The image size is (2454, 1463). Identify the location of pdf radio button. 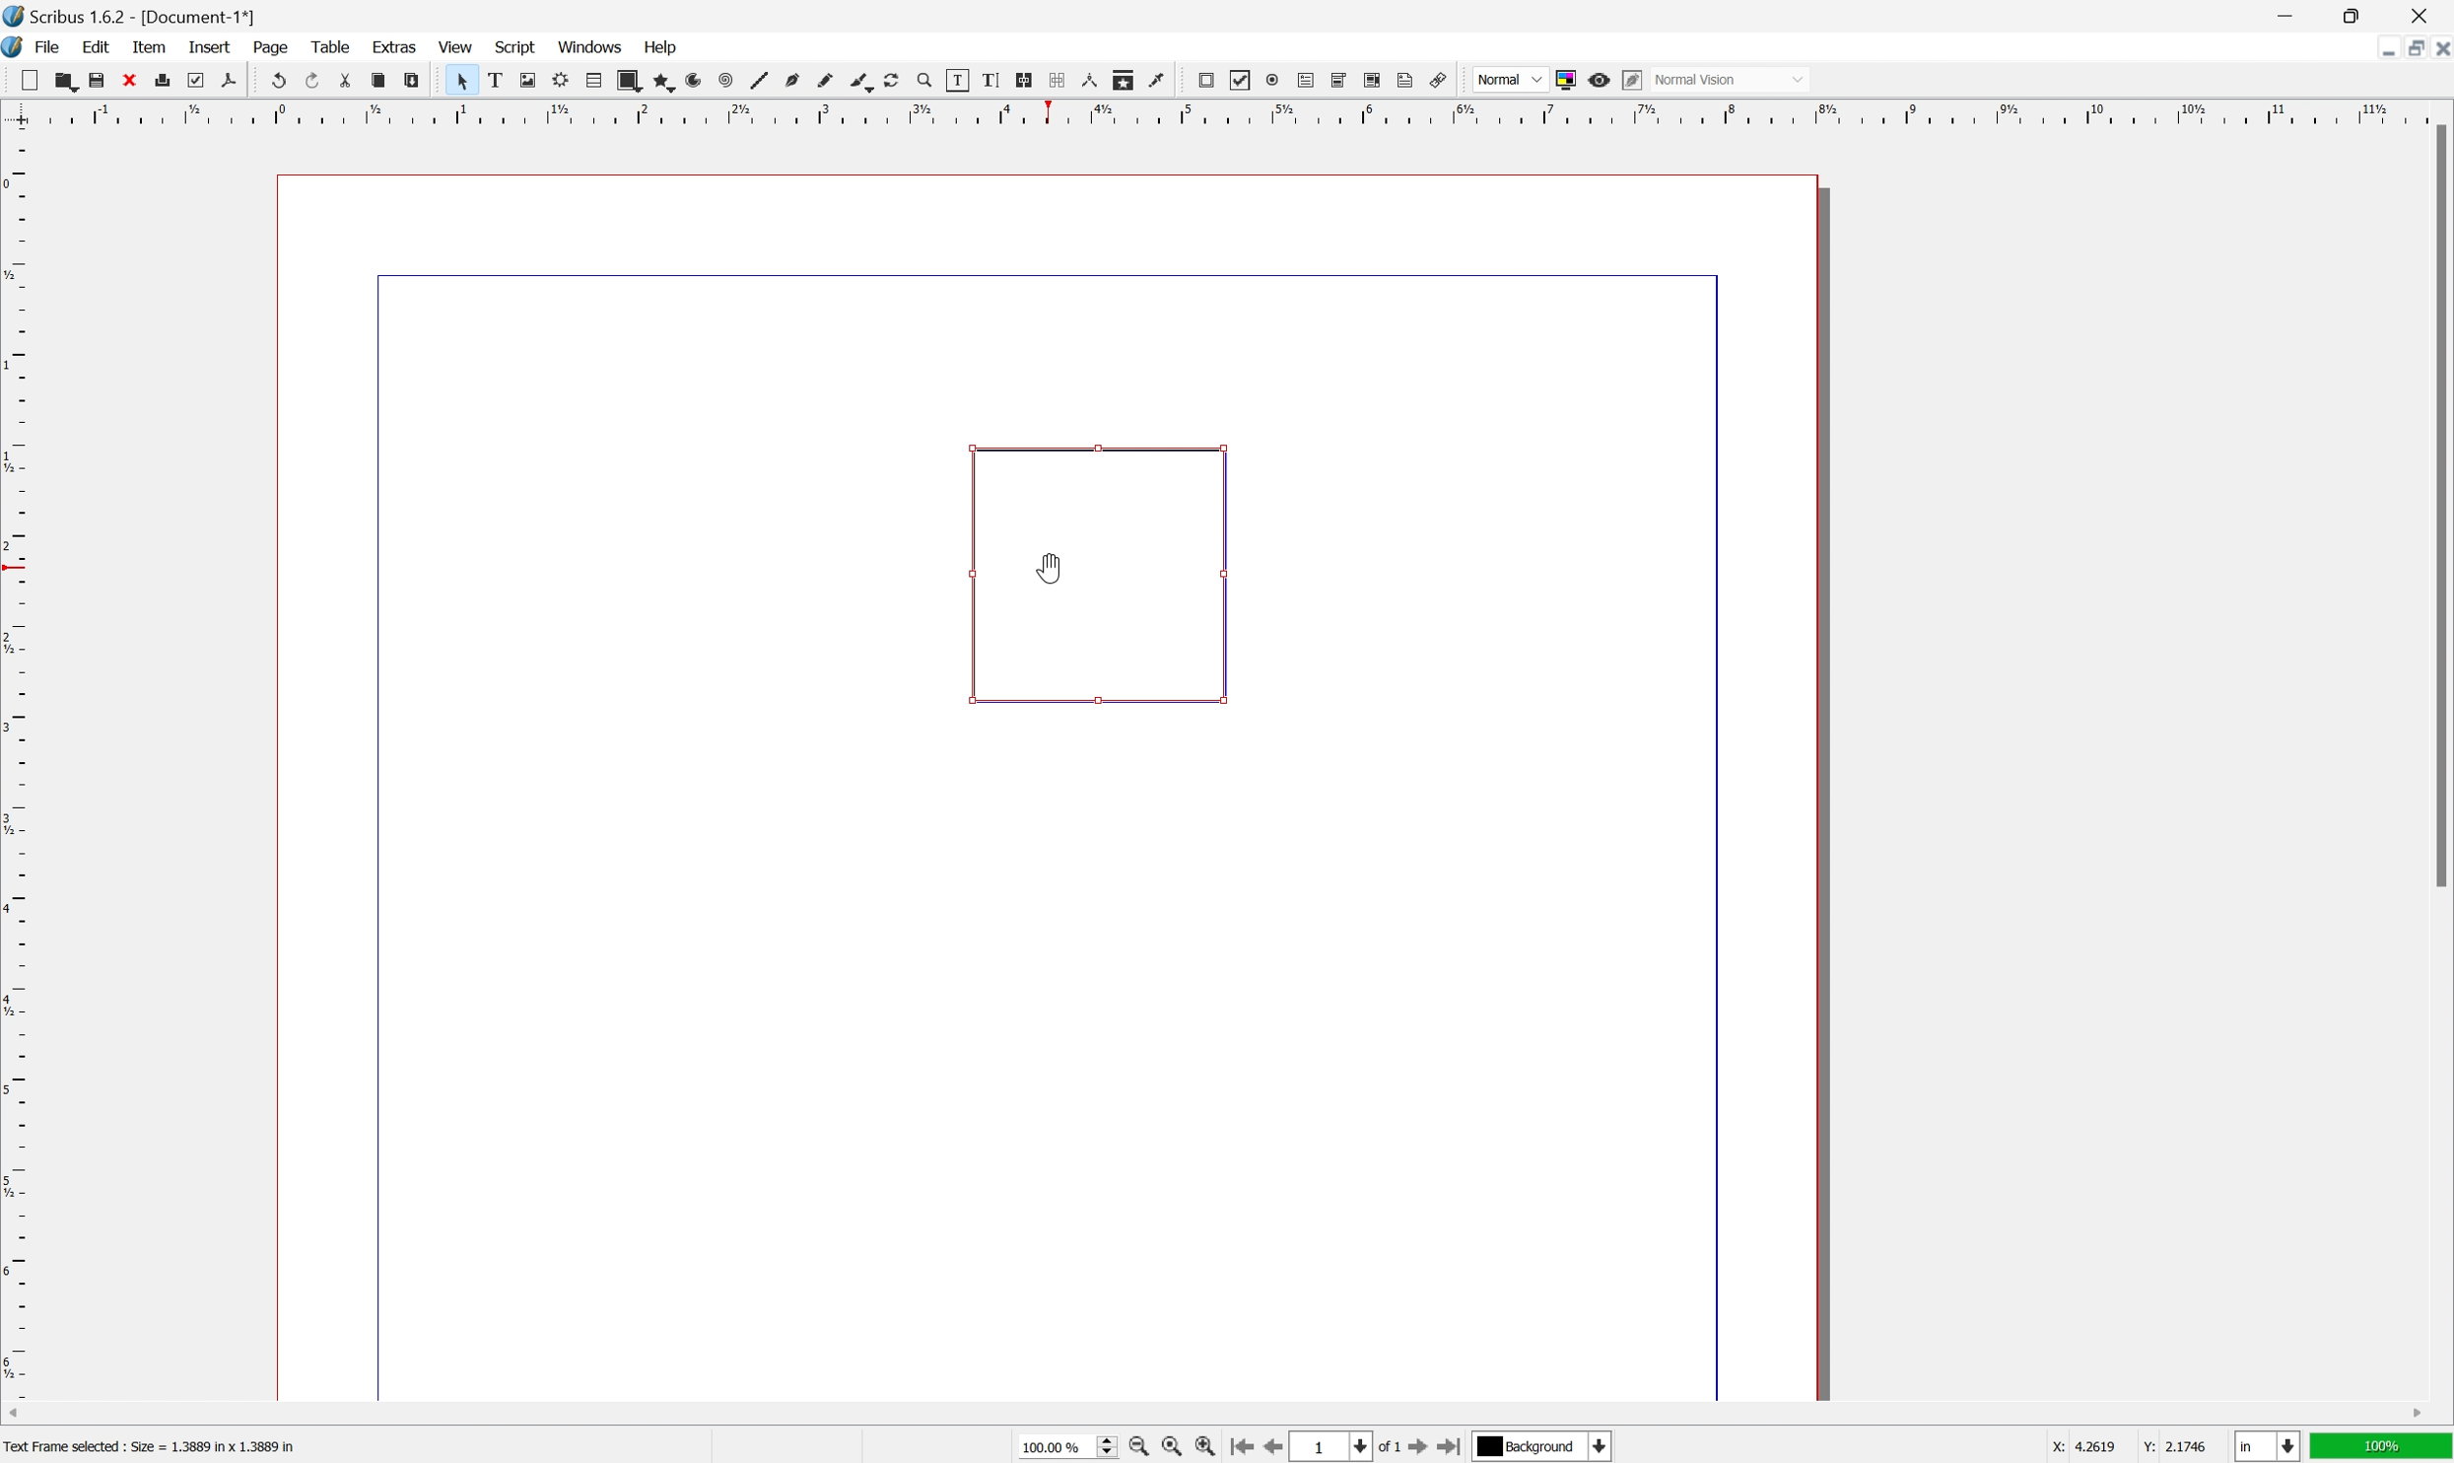
(1272, 80).